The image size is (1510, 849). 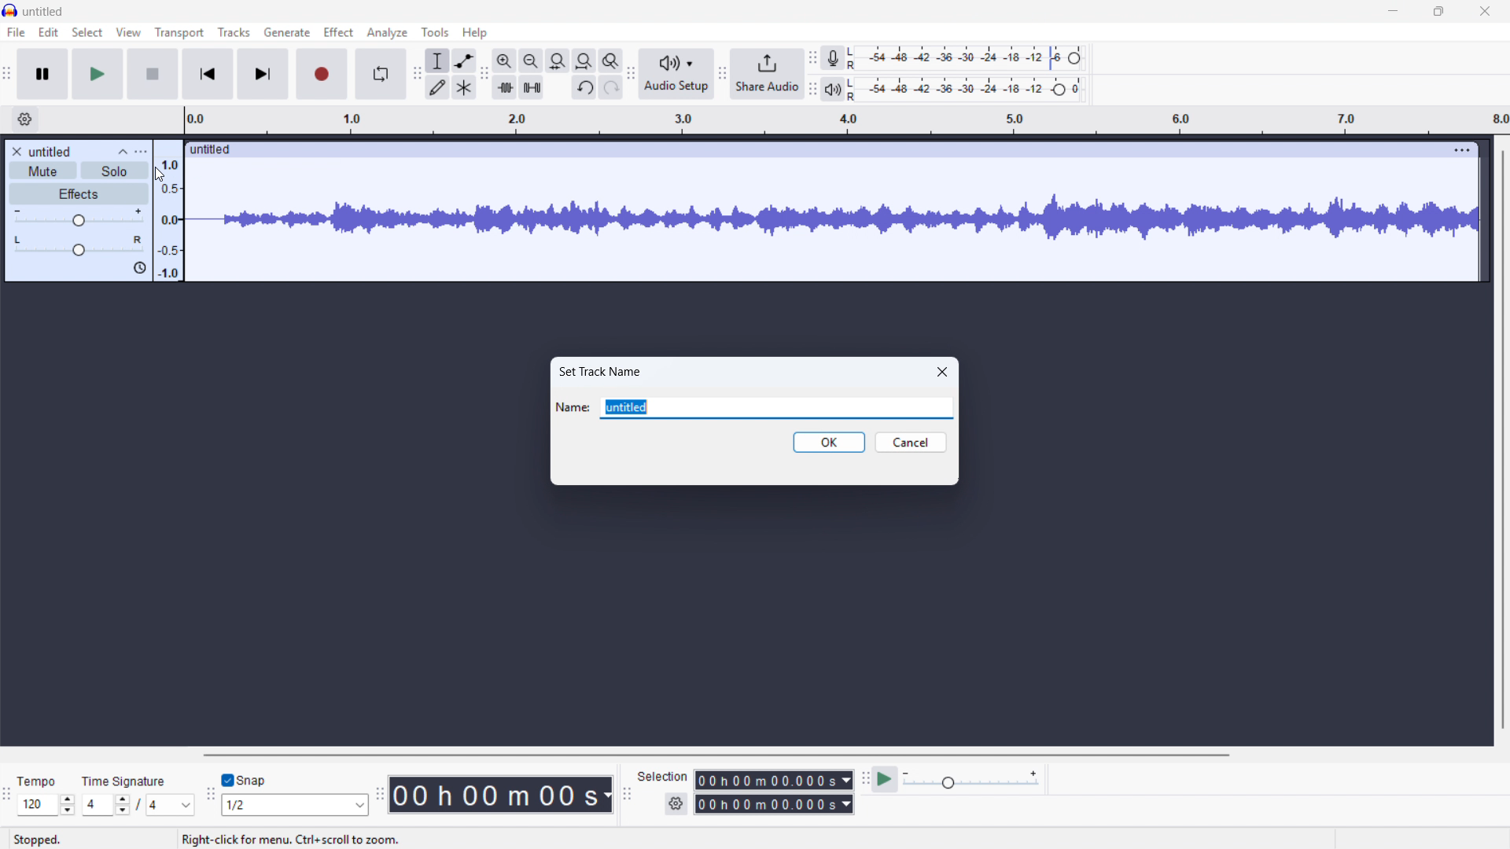 I want to click on Cursor , so click(x=162, y=177).